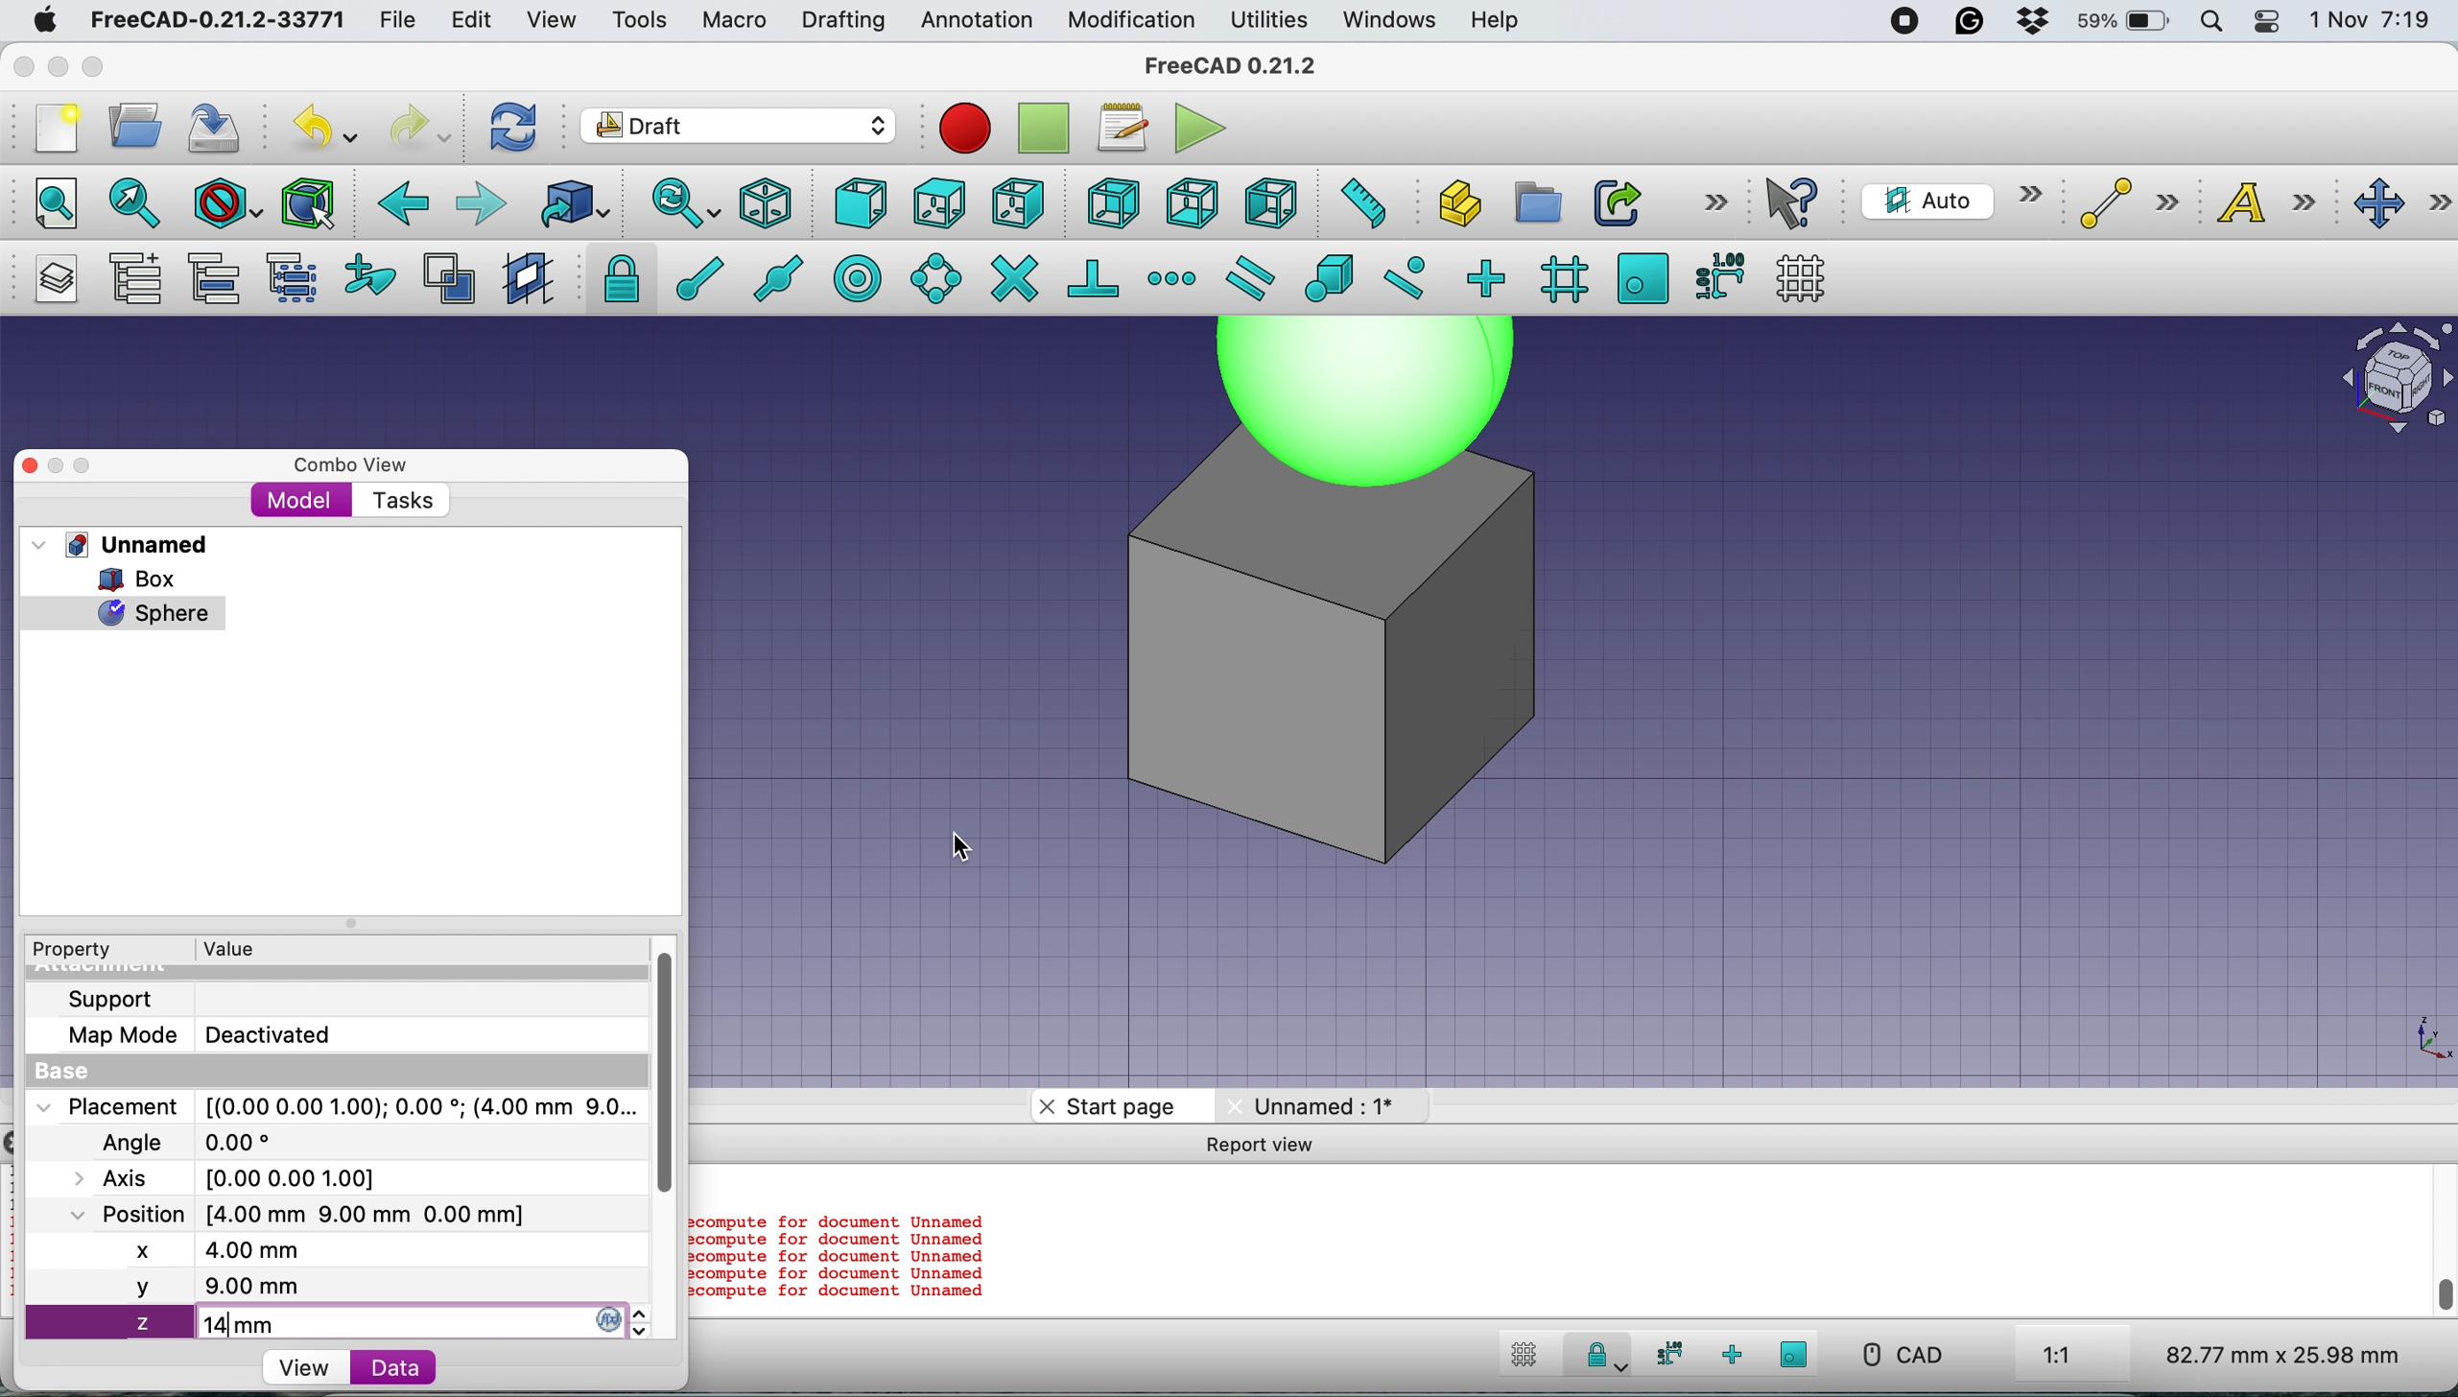 Image resolution: width=2458 pixels, height=1397 pixels. What do you see at coordinates (1202, 128) in the screenshot?
I see `execute macros` at bounding box center [1202, 128].